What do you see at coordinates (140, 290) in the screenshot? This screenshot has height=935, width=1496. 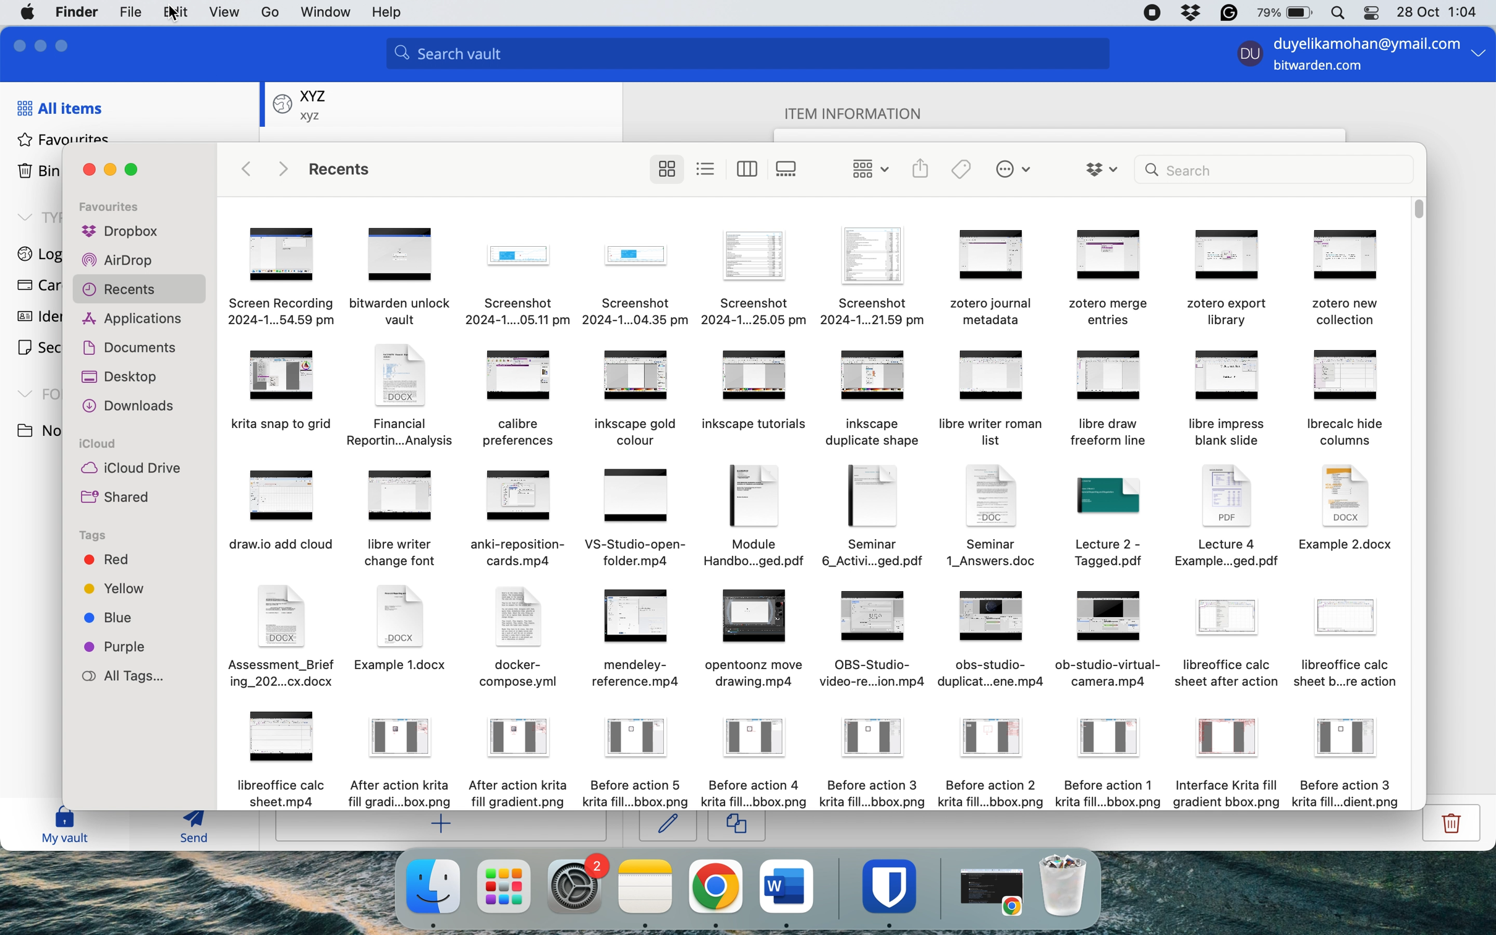 I see `recents` at bounding box center [140, 290].